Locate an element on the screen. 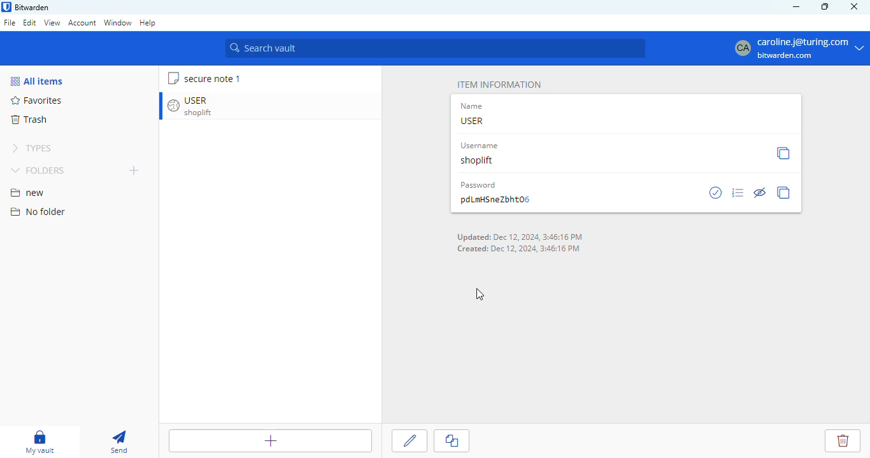 The width and height of the screenshot is (870, 458). USER is located at coordinates (474, 120).